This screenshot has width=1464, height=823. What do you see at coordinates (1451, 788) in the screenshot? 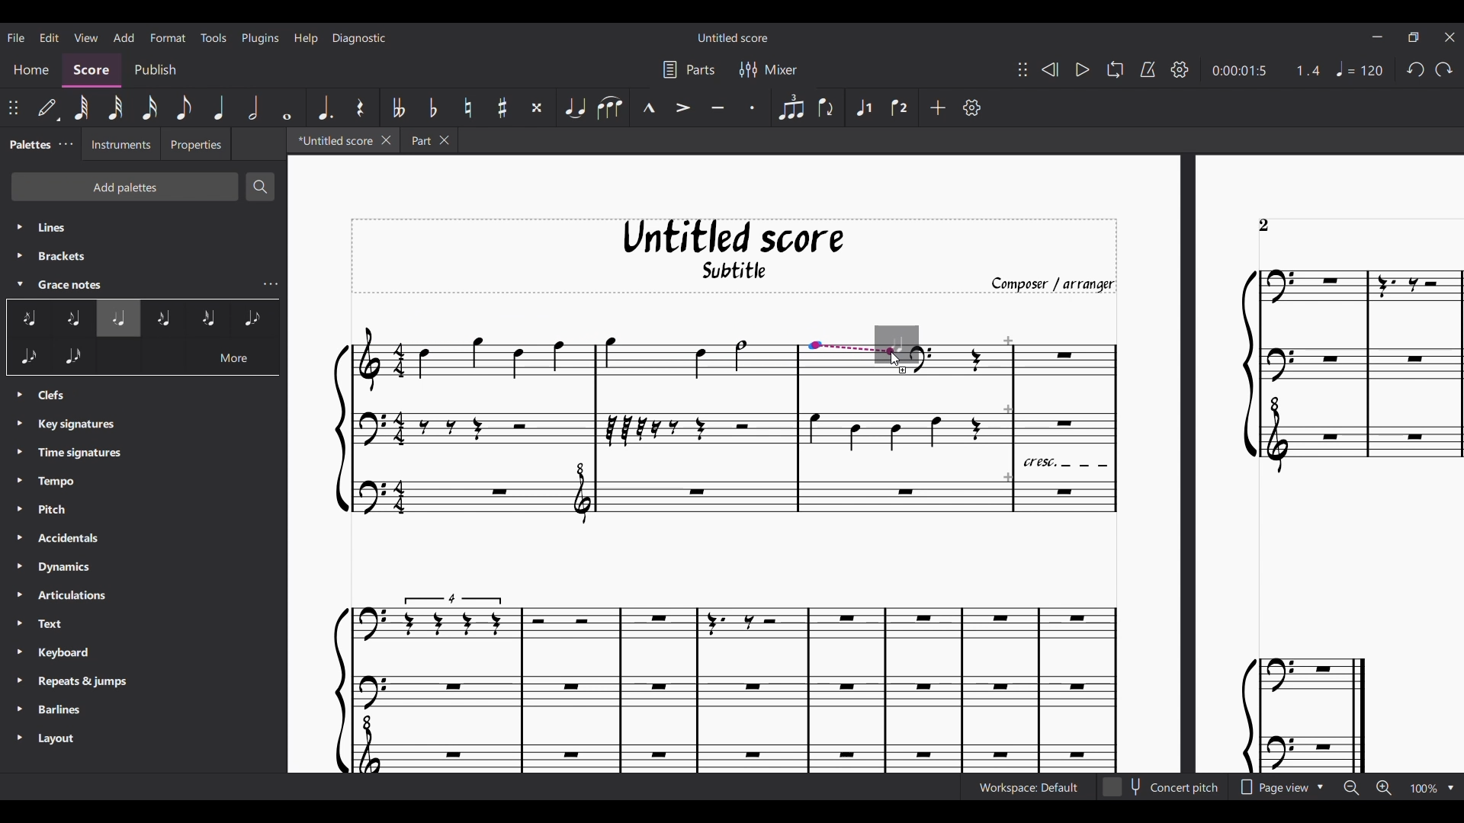
I see `Zoom options ` at bounding box center [1451, 788].